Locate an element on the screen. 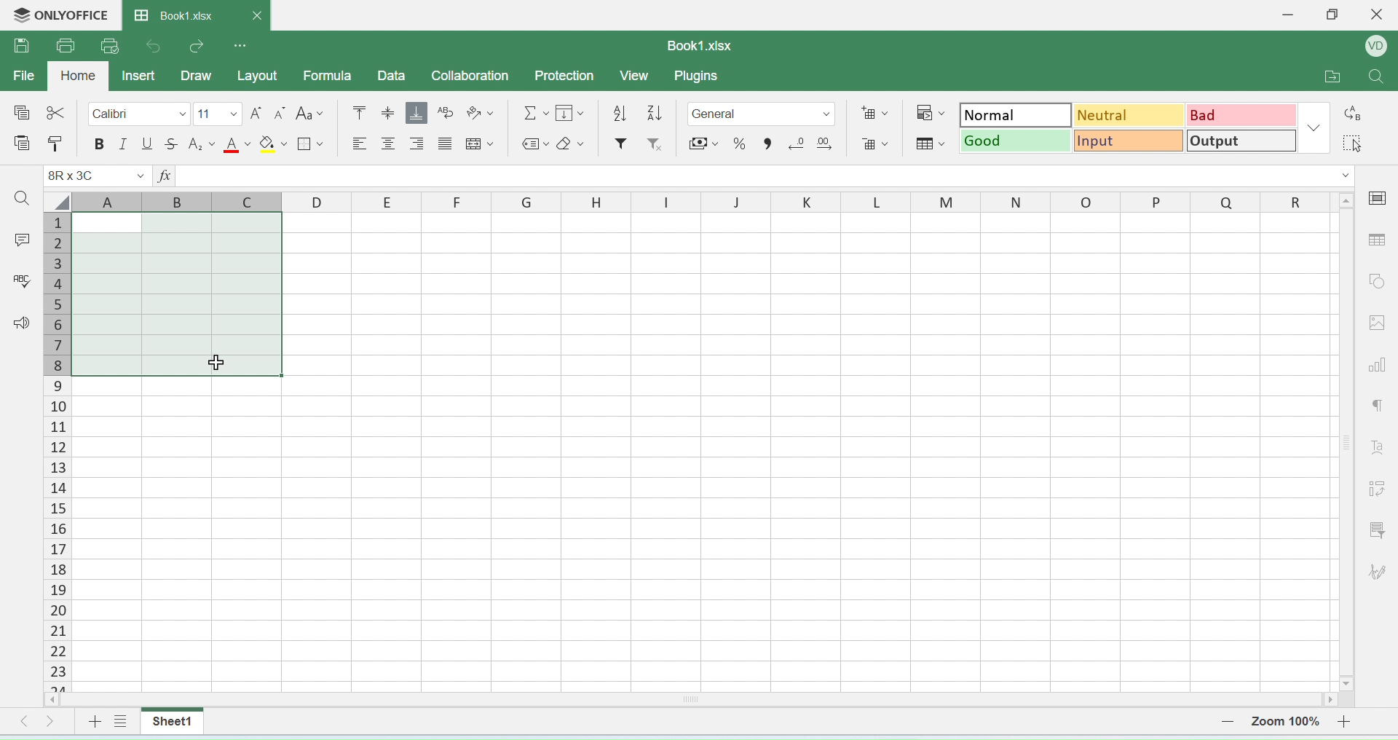  plugins is located at coordinates (704, 76).